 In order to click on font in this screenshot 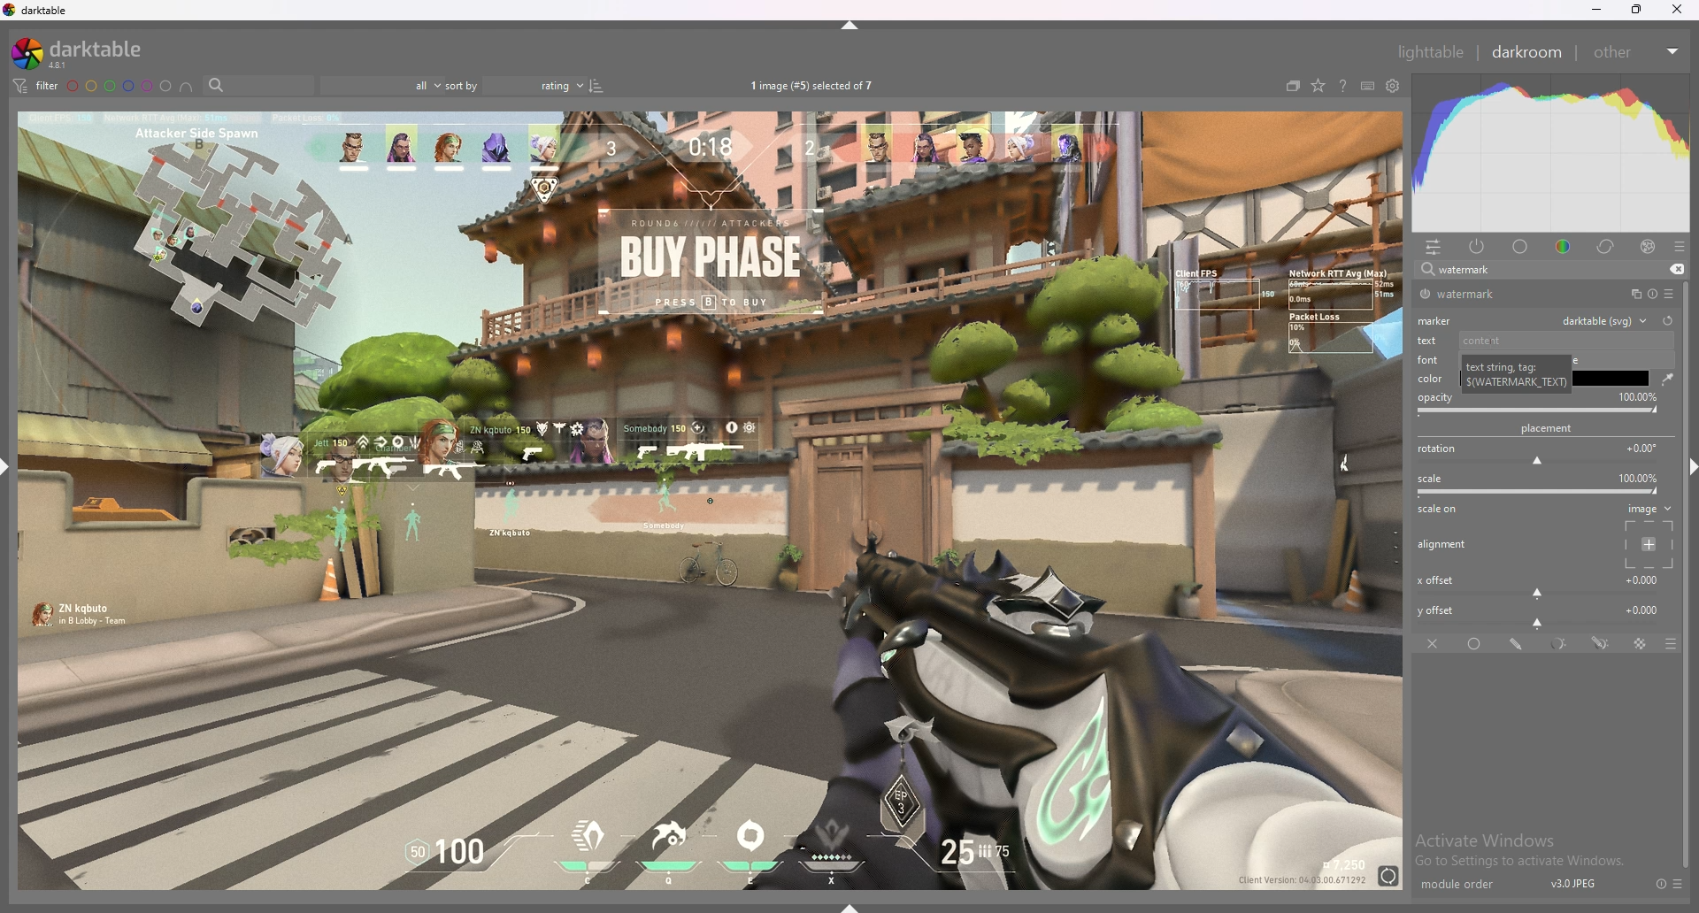, I will do `click(1434, 361)`.